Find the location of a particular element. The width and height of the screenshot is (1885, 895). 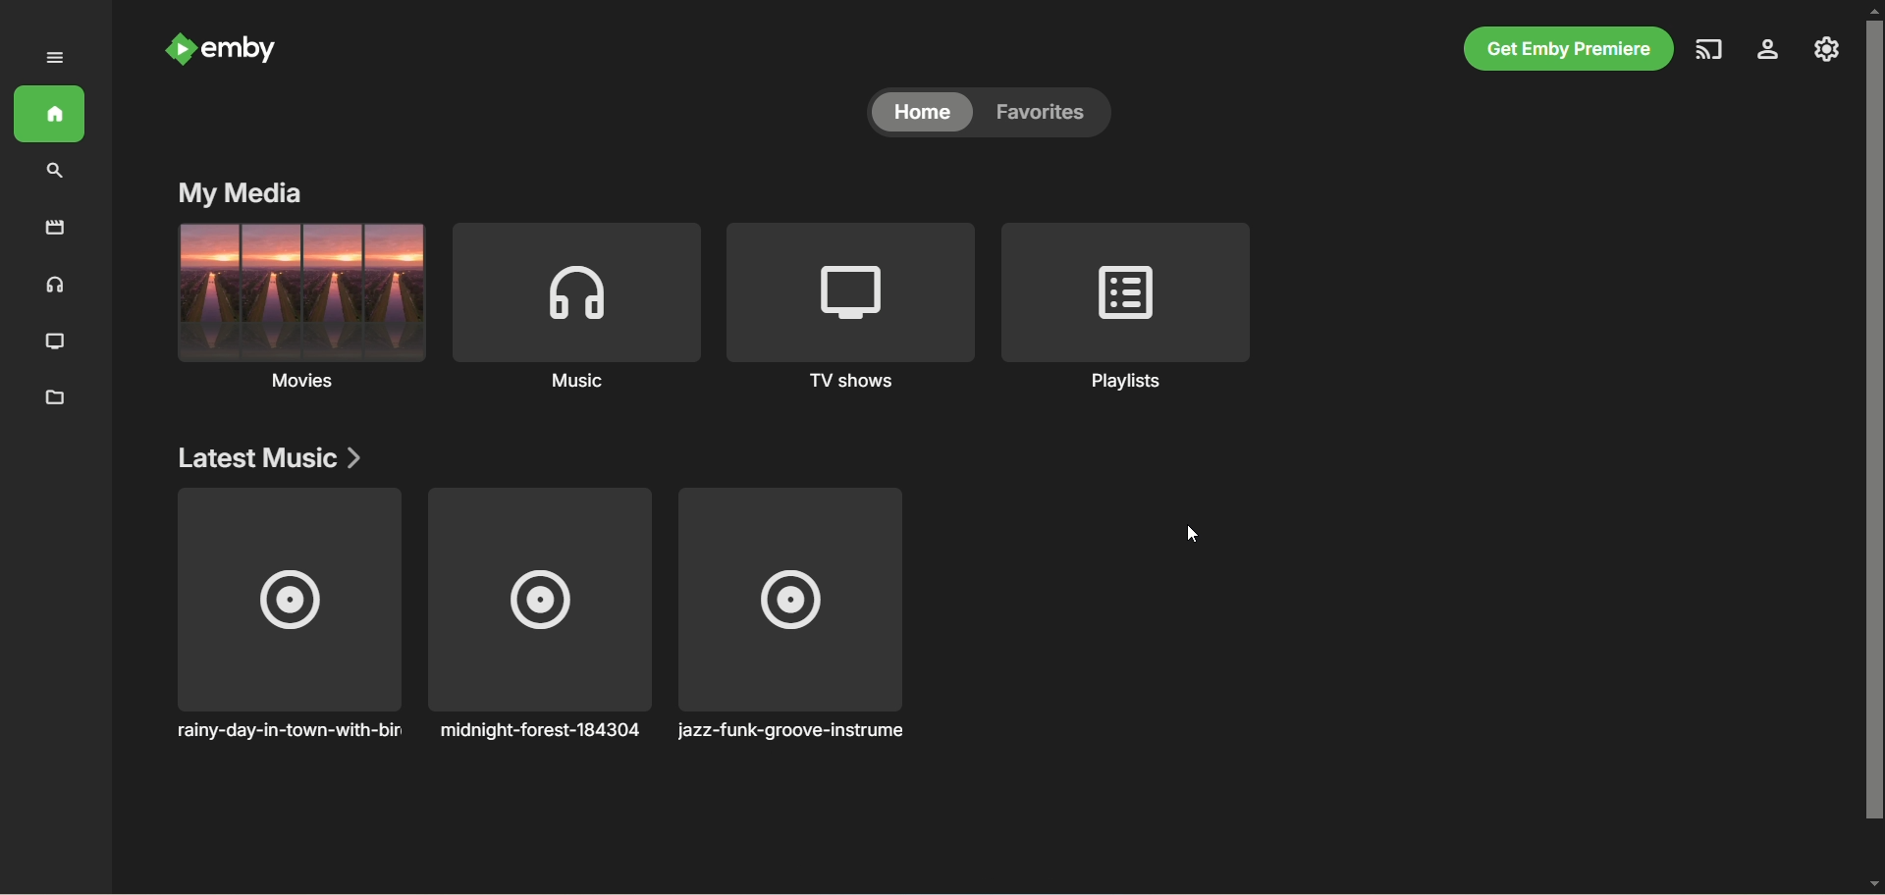

home is located at coordinates (922, 111).